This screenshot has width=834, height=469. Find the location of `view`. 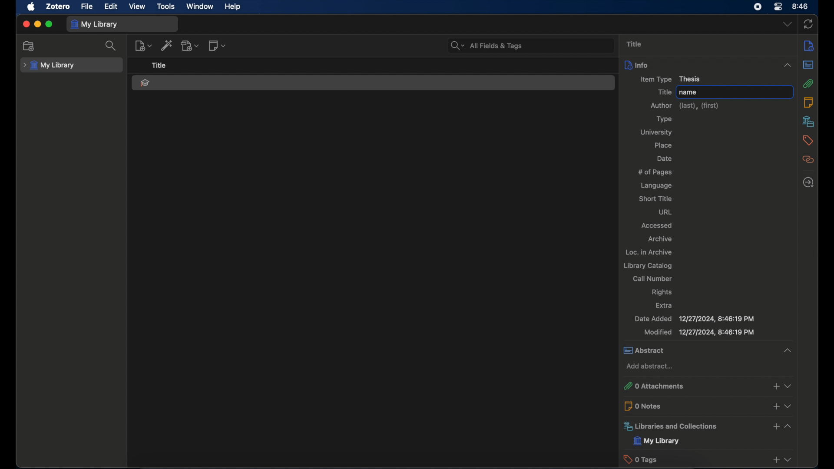

view is located at coordinates (137, 6).